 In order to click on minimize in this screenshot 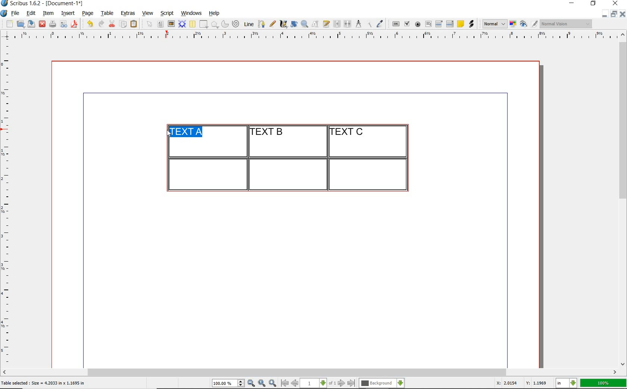, I will do `click(573, 4)`.